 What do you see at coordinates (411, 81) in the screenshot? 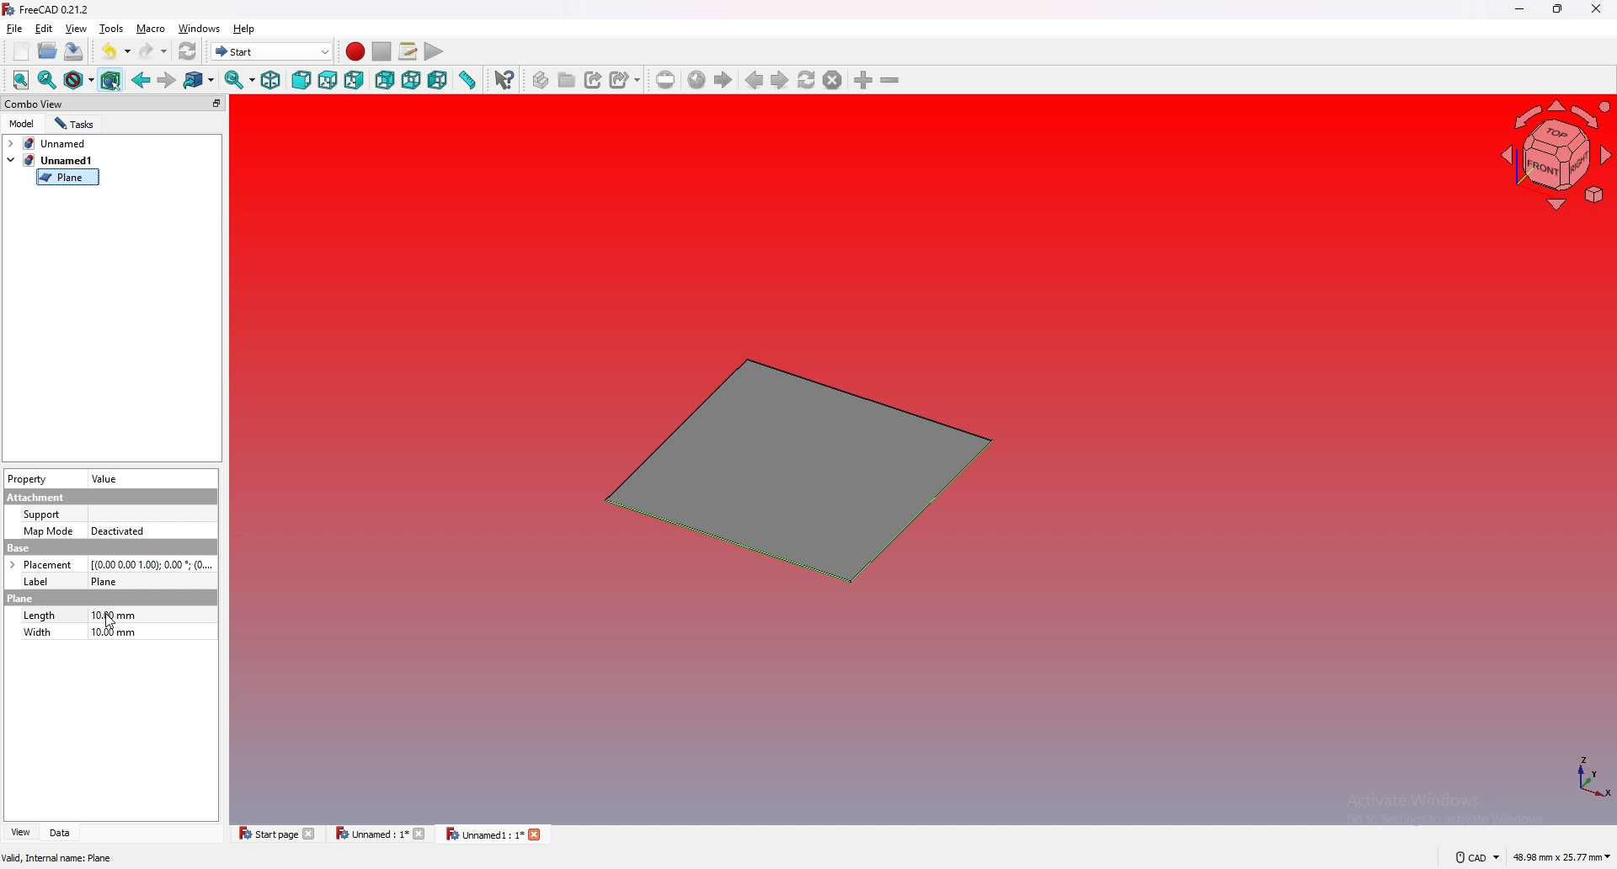
I see `bottom` at bounding box center [411, 81].